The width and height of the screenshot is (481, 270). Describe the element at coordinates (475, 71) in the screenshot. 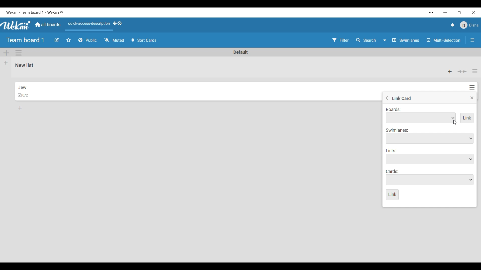

I see `List actions` at that location.